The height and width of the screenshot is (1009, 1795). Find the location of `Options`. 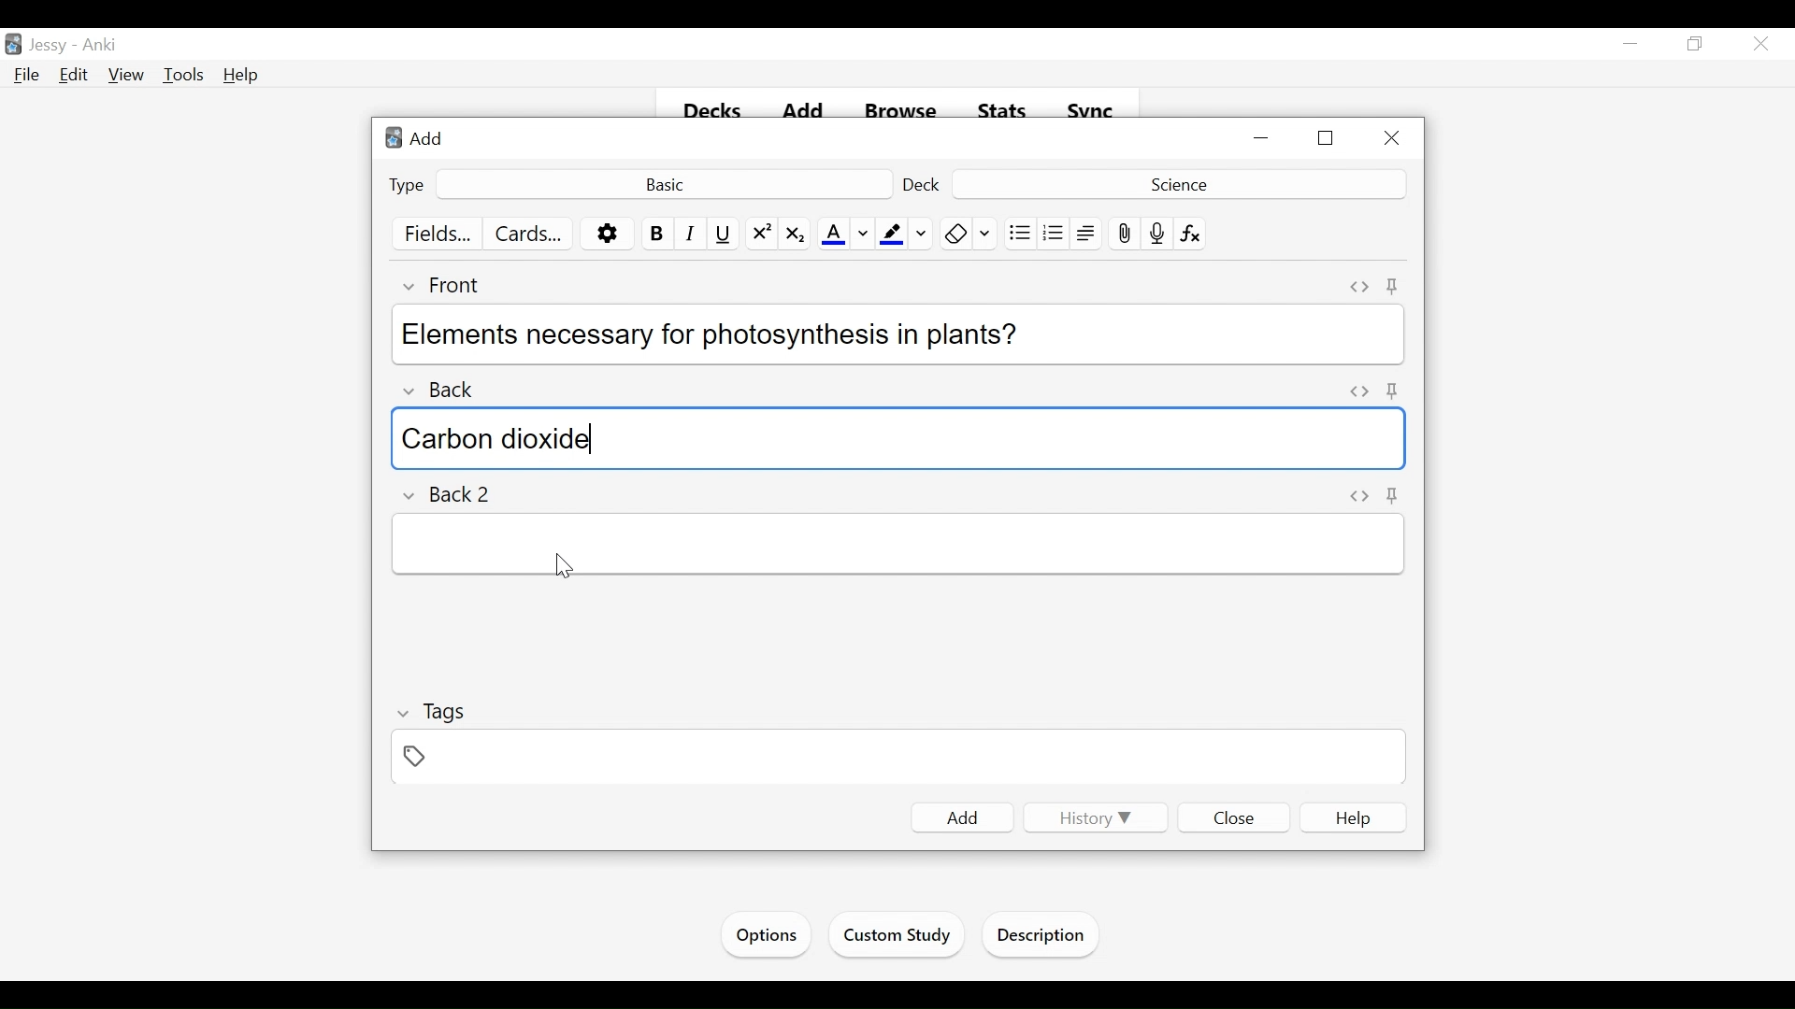

Options is located at coordinates (764, 935).